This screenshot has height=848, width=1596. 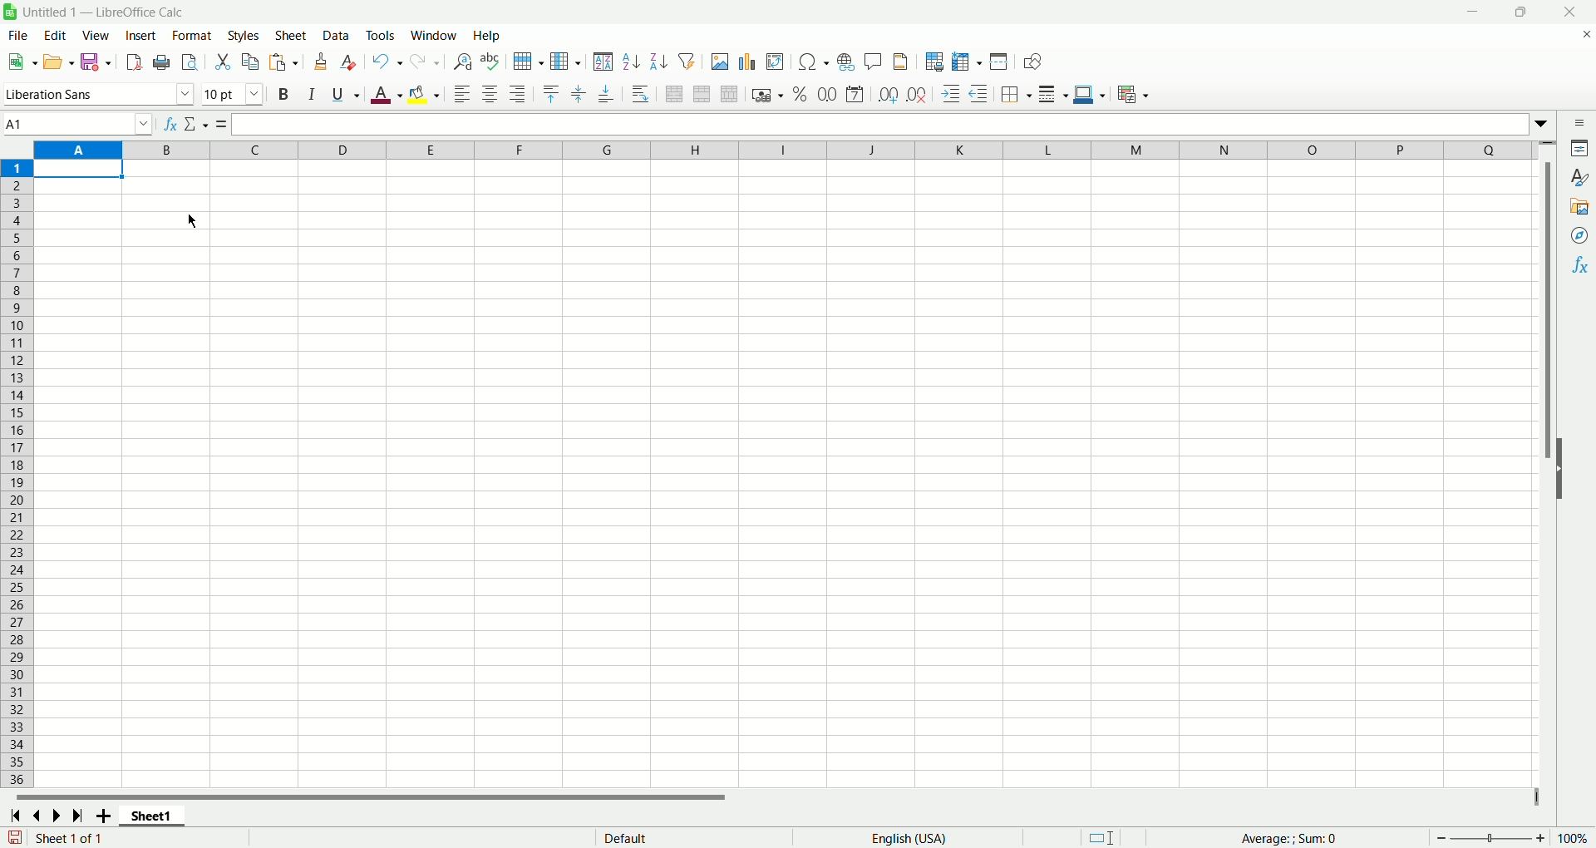 What do you see at coordinates (95, 62) in the screenshot?
I see `save` at bounding box center [95, 62].